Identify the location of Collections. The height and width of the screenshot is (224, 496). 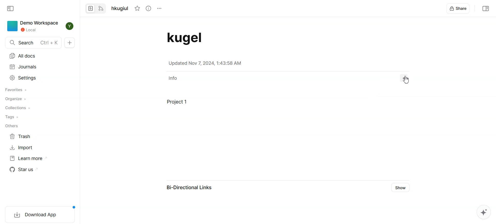
(17, 108).